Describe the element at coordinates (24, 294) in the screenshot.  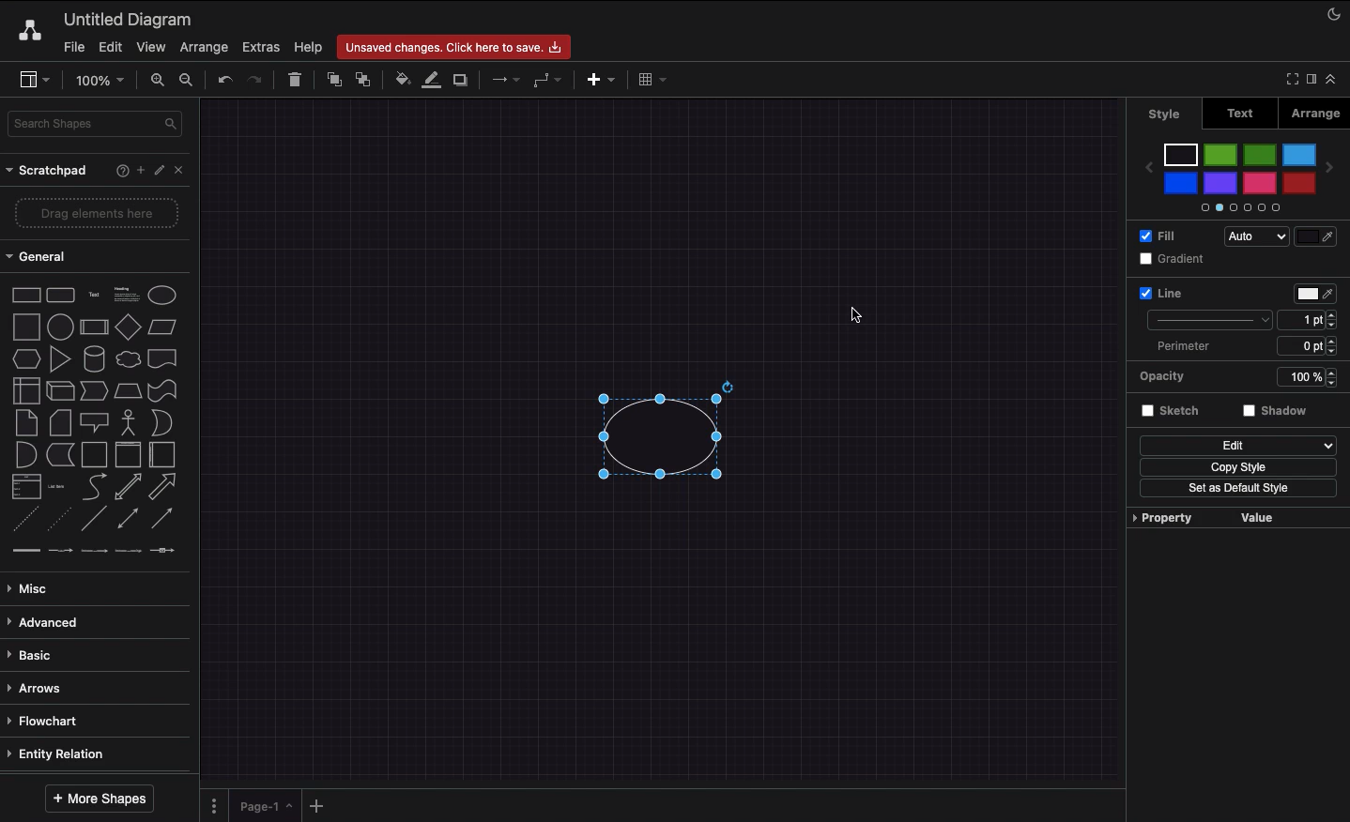
I see `Rectangle` at that location.